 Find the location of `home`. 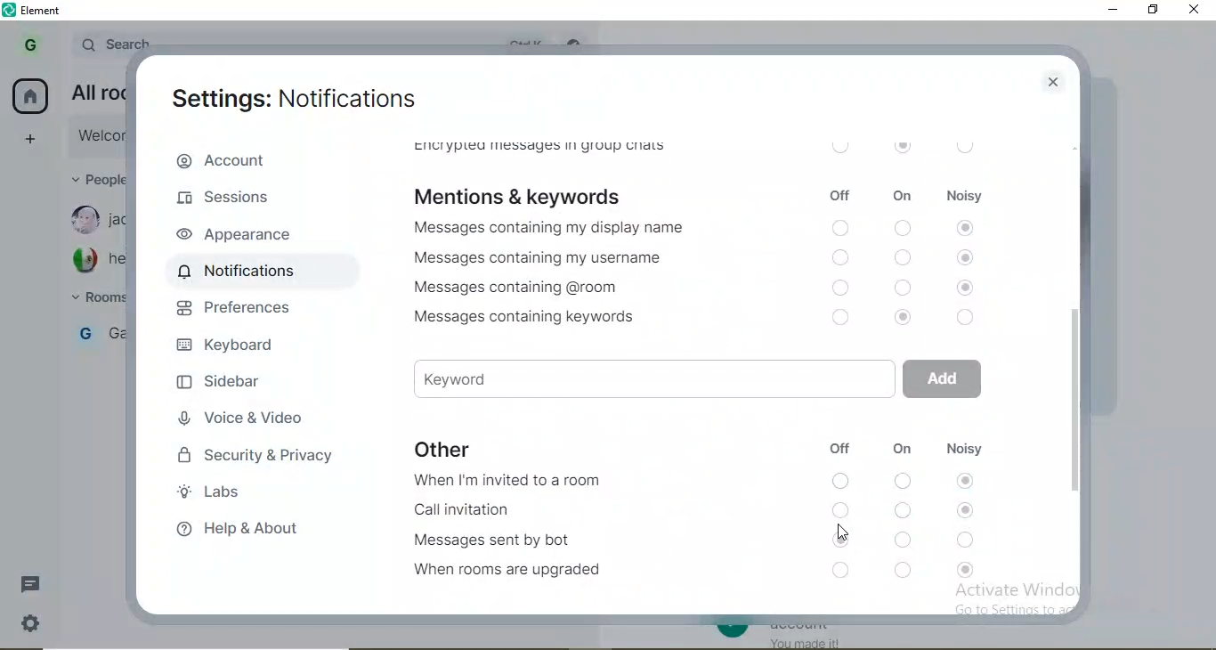

home is located at coordinates (28, 95).